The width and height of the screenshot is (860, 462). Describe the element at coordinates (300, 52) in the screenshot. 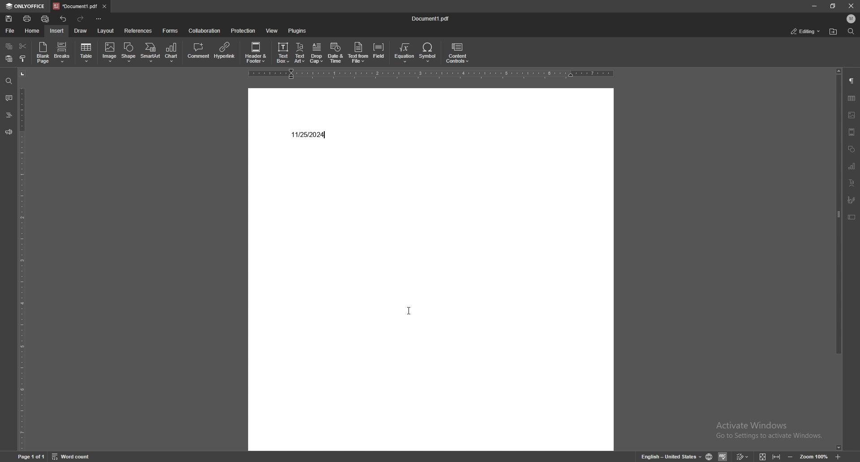

I see `text art` at that location.